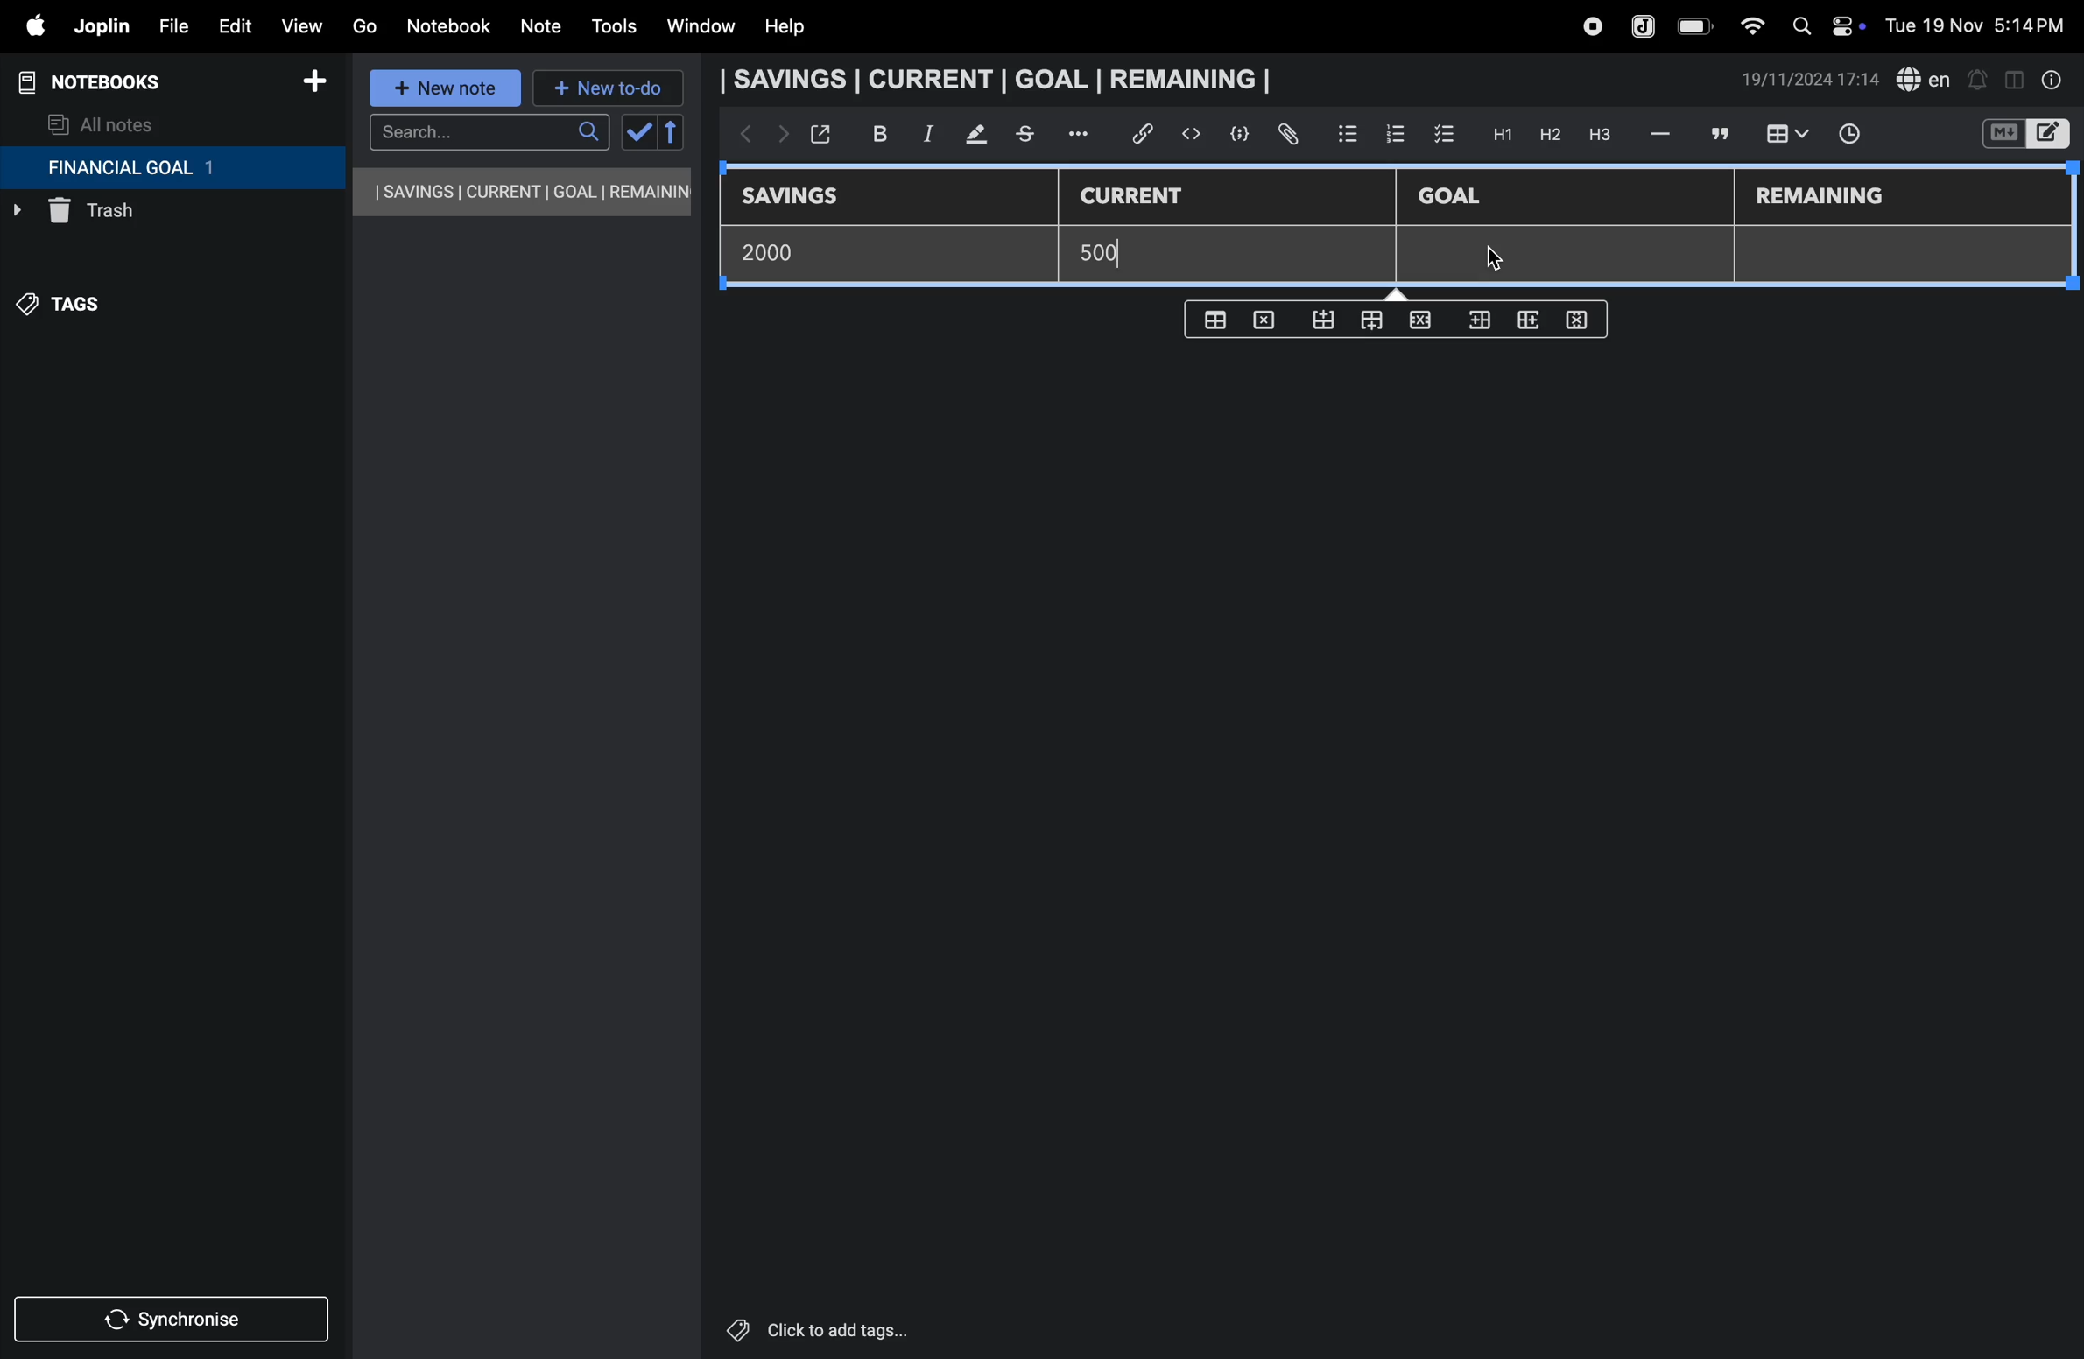 Image resolution: width=2084 pixels, height=1359 pixels. I want to click on comment, so click(1717, 133).